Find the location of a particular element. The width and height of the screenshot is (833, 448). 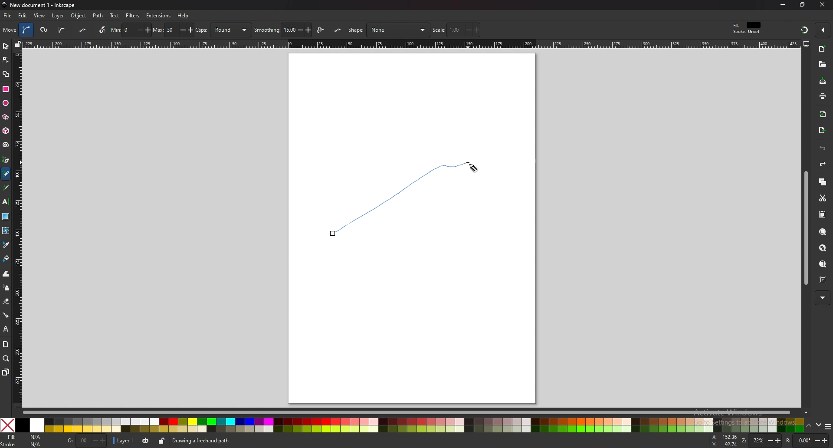

extensions is located at coordinates (159, 16).